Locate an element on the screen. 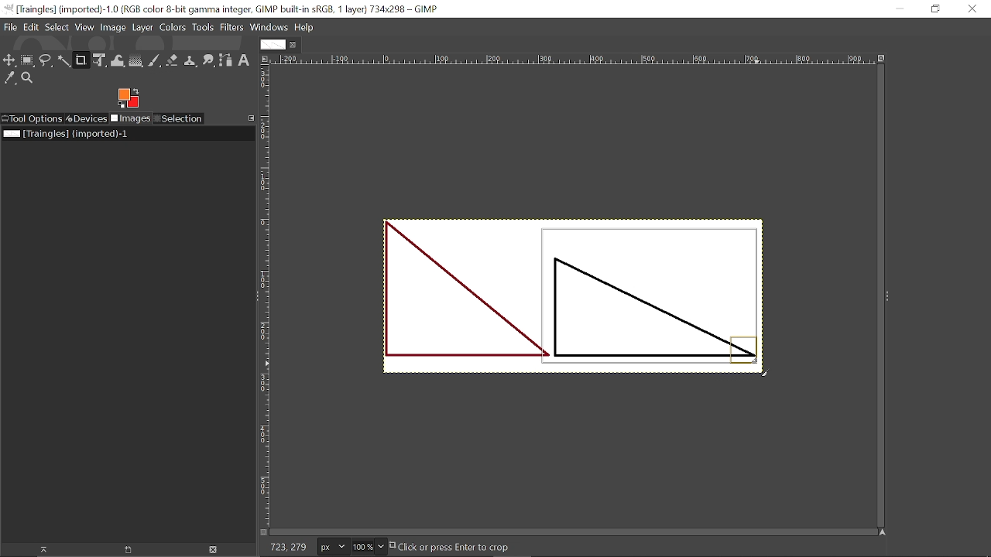 This screenshot has height=557, width=991. File is located at coordinates (12, 27).